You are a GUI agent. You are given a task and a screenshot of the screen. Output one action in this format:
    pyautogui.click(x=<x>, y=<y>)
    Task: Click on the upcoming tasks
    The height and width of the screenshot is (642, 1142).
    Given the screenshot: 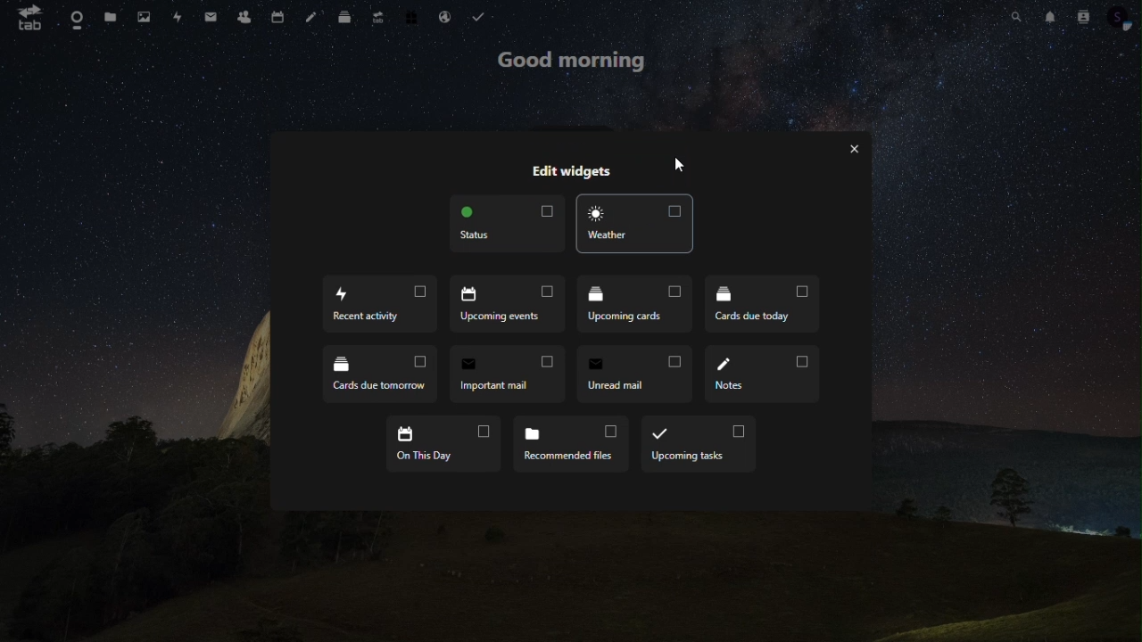 What is the action you would take?
    pyautogui.click(x=699, y=444)
    